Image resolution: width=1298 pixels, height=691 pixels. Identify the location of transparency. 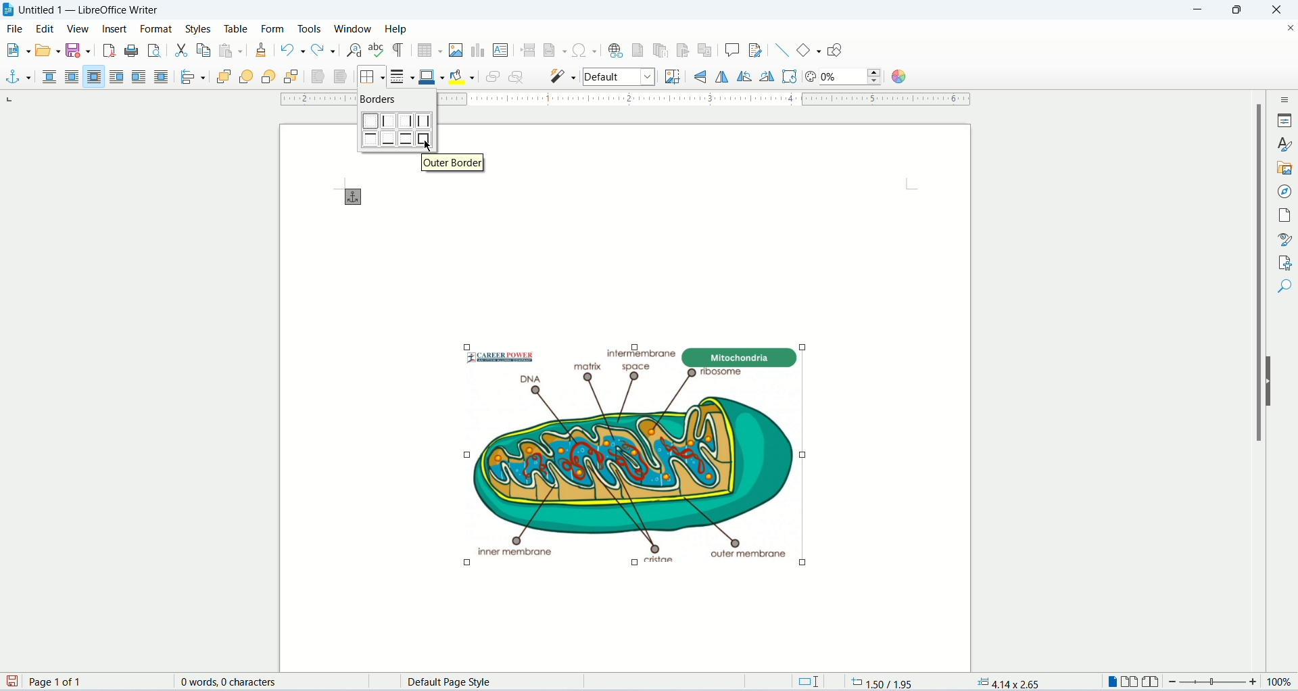
(852, 77).